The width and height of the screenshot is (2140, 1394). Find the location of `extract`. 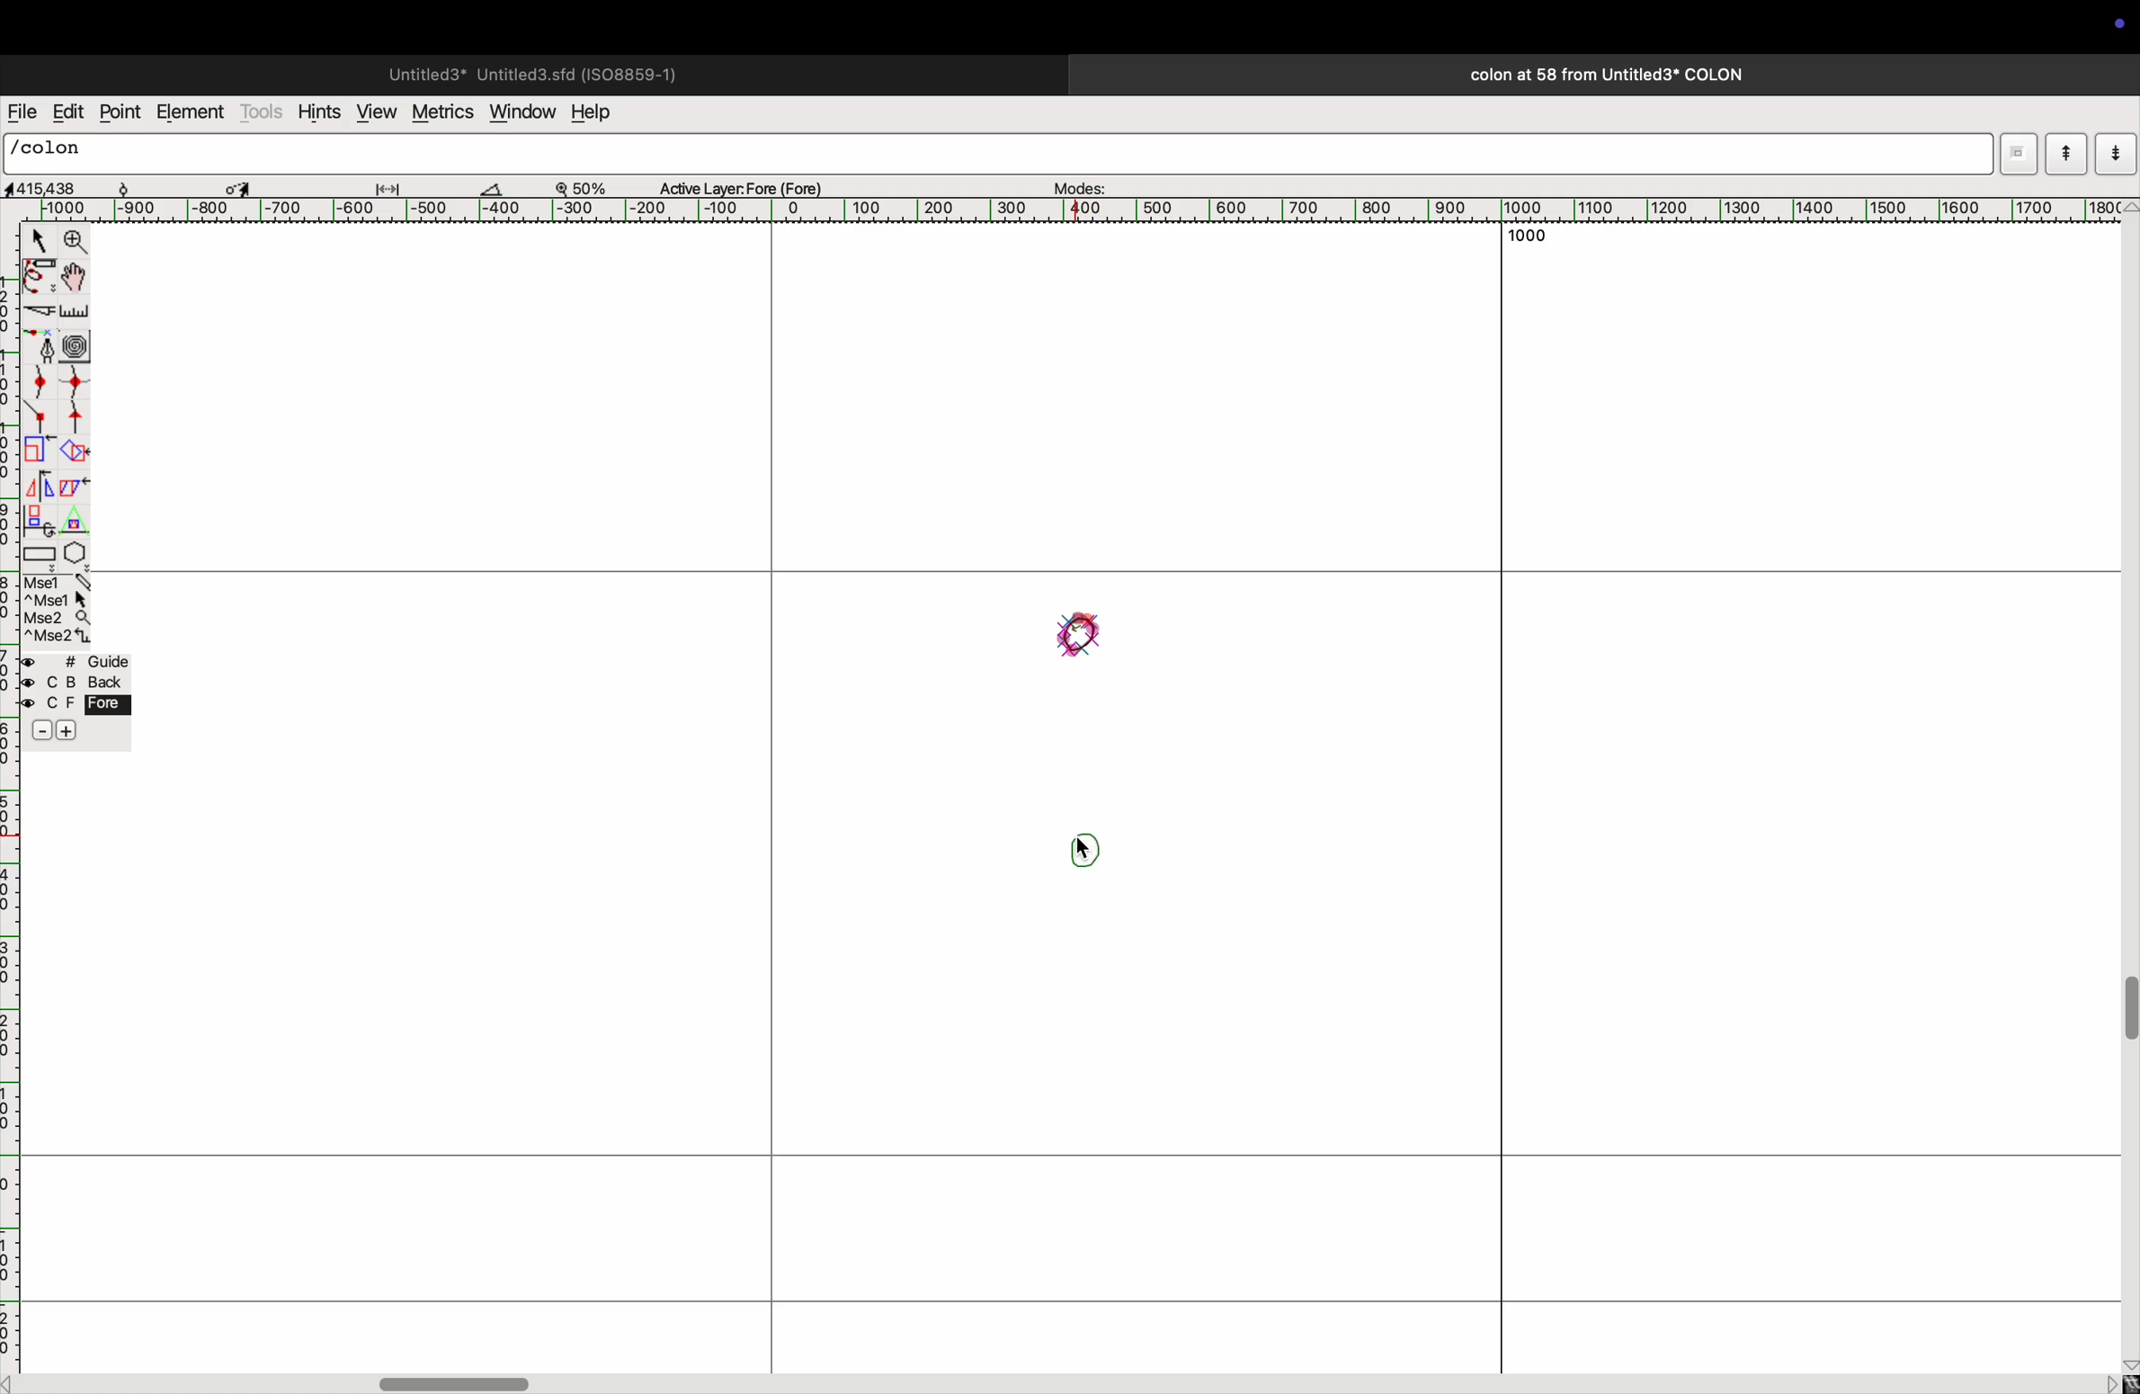

extract is located at coordinates (74, 452).